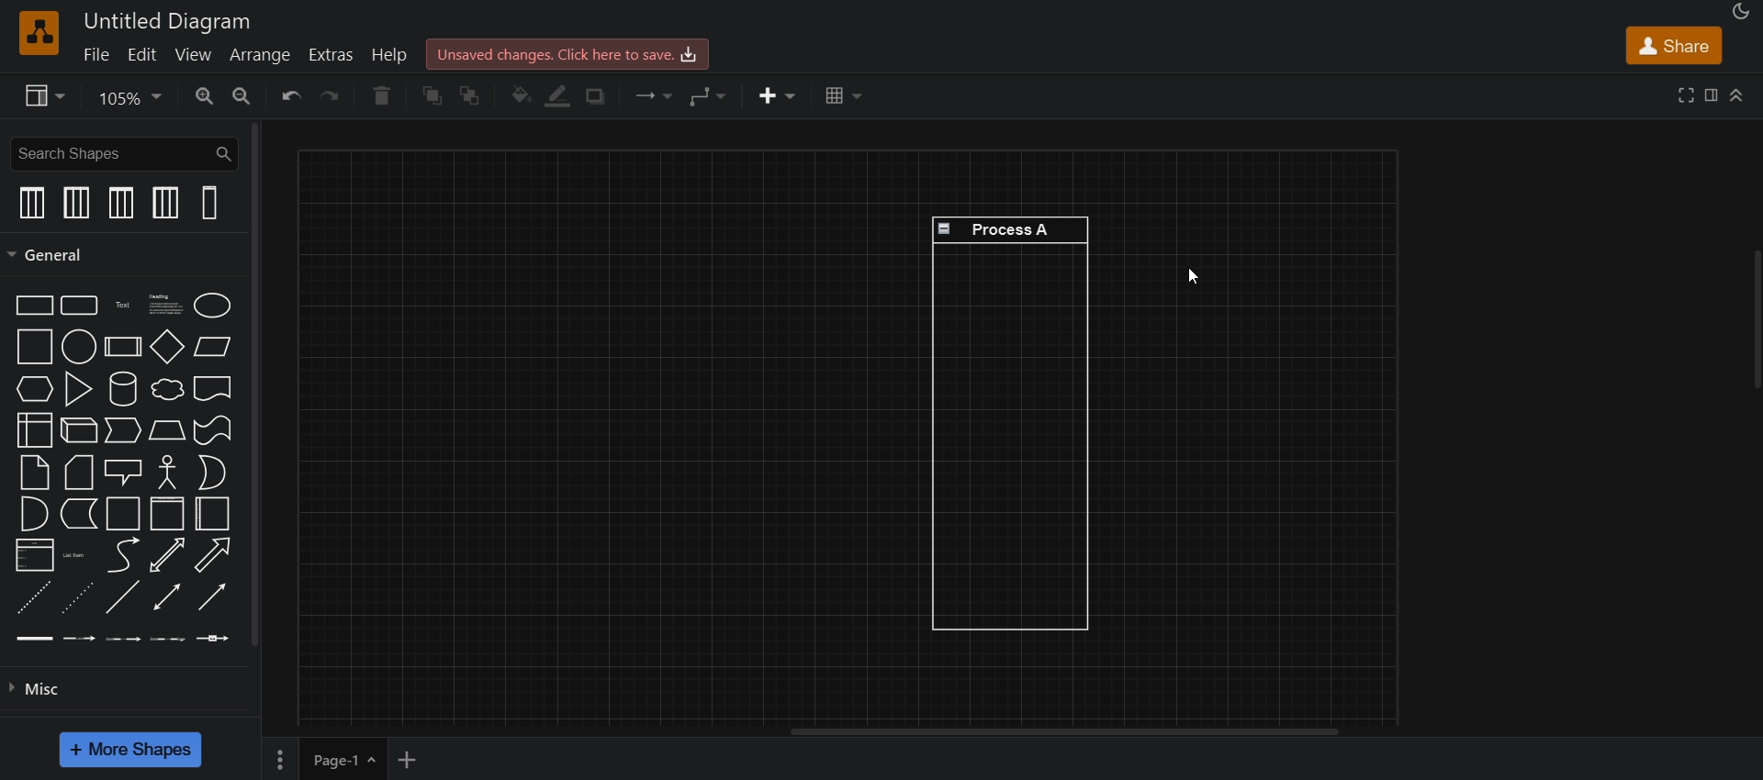  Describe the element at coordinates (216, 601) in the screenshot. I see `directional connector` at that location.